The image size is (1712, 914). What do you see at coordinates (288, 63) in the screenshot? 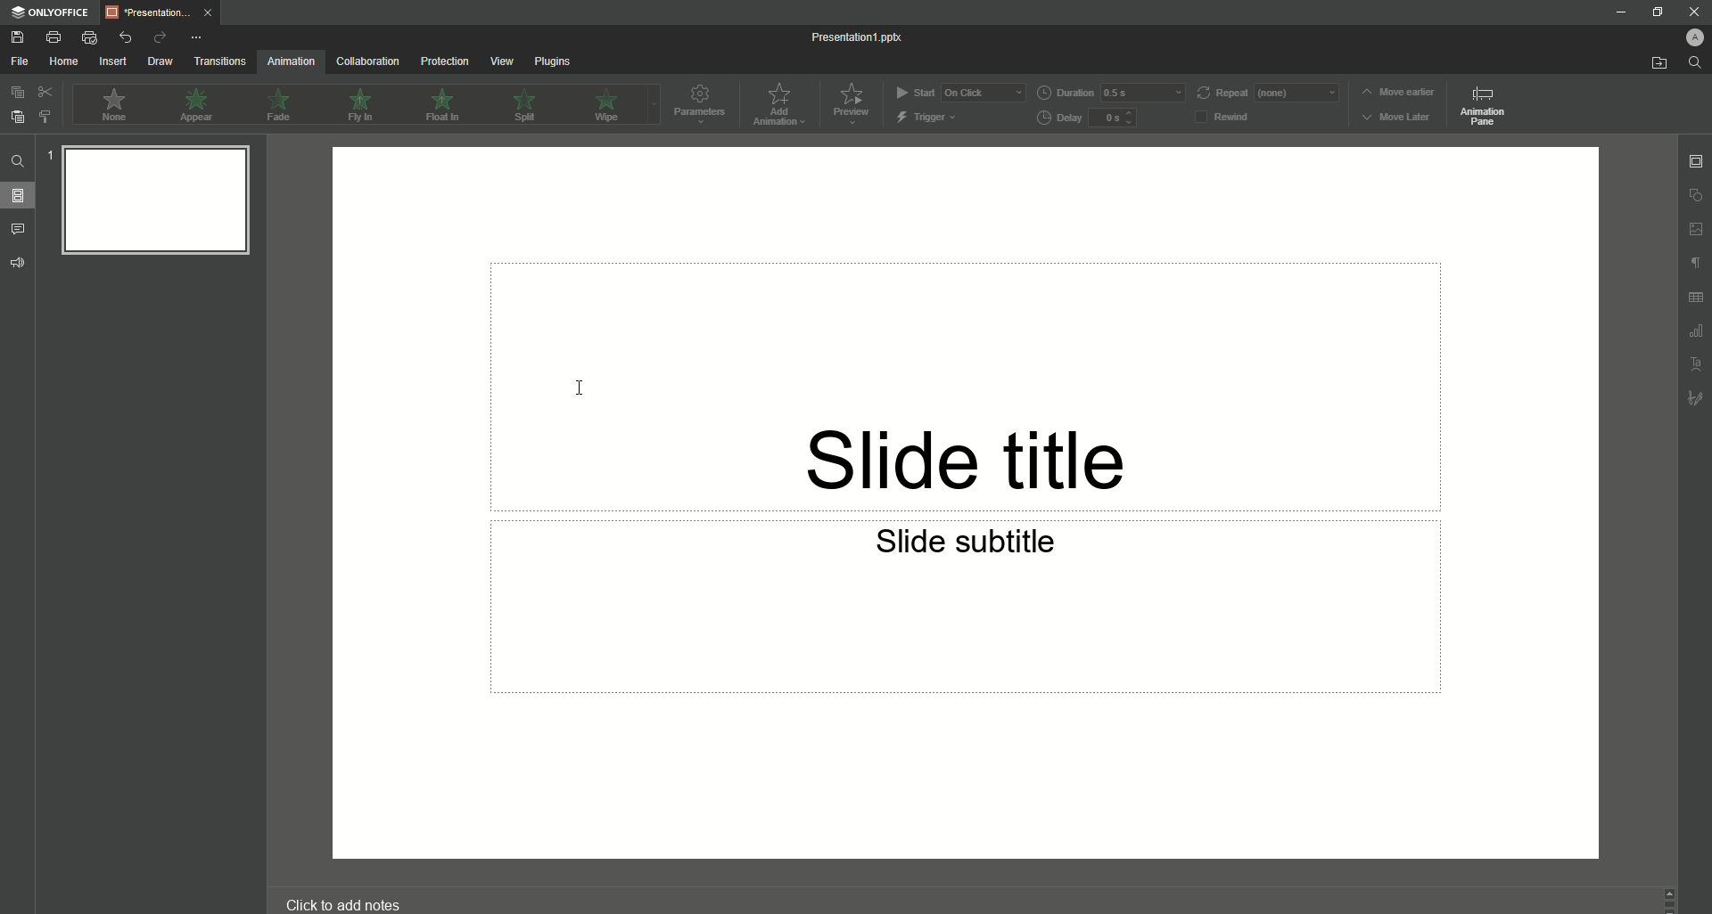
I see `Animation` at bounding box center [288, 63].